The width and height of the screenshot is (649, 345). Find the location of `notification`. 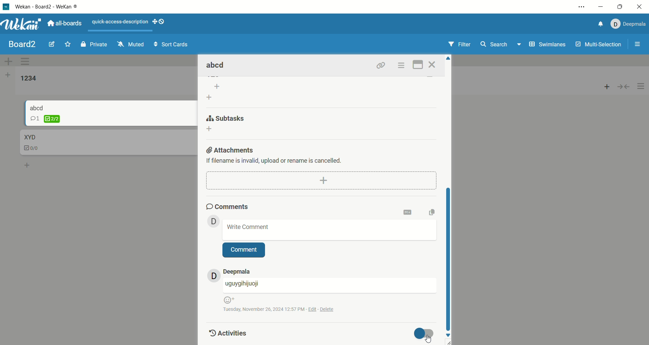

notification is located at coordinates (599, 25).